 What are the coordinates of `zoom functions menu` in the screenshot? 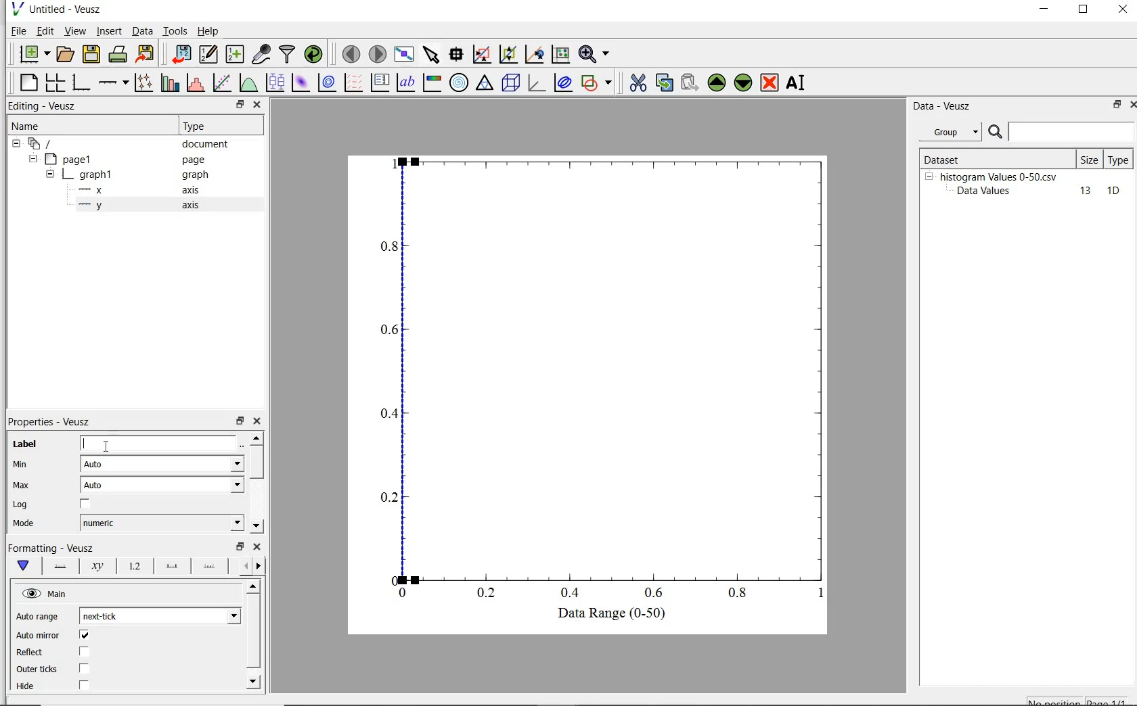 It's located at (594, 54).